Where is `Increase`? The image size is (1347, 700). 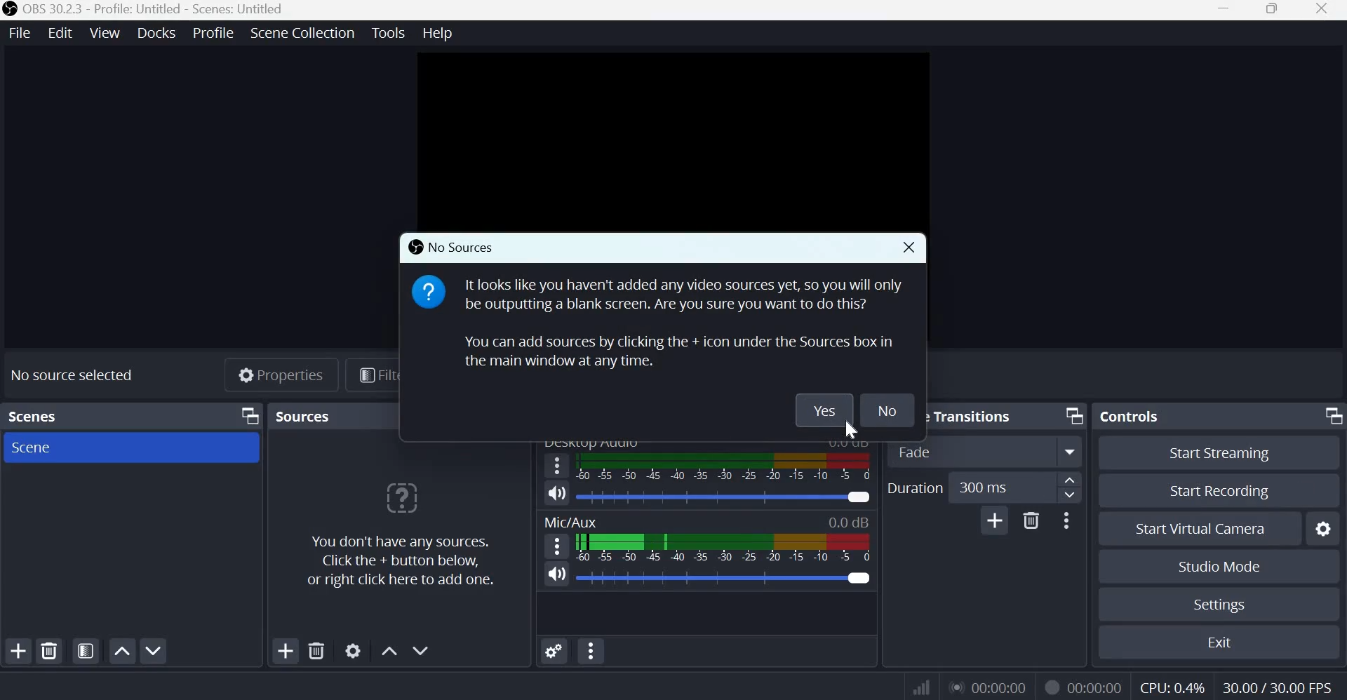 Increase is located at coordinates (1072, 479).